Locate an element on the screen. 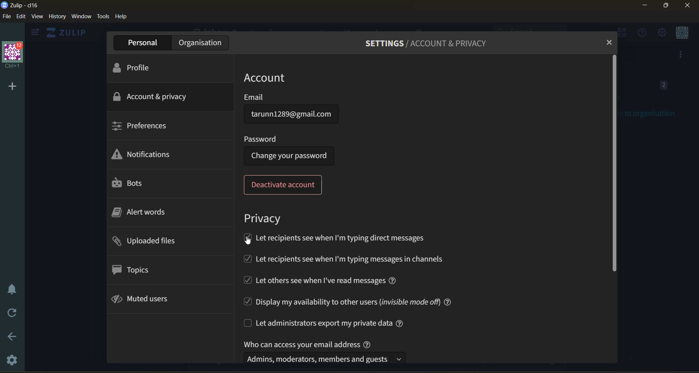 The width and height of the screenshot is (699, 373). file is located at coordinates (6, 17).